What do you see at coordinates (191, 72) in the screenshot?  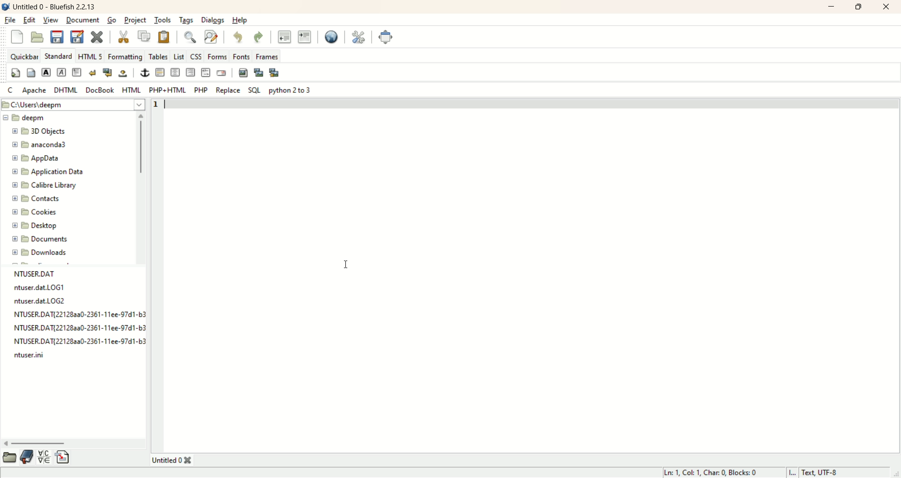 I see `right justify` at bounding box center [191, 72].